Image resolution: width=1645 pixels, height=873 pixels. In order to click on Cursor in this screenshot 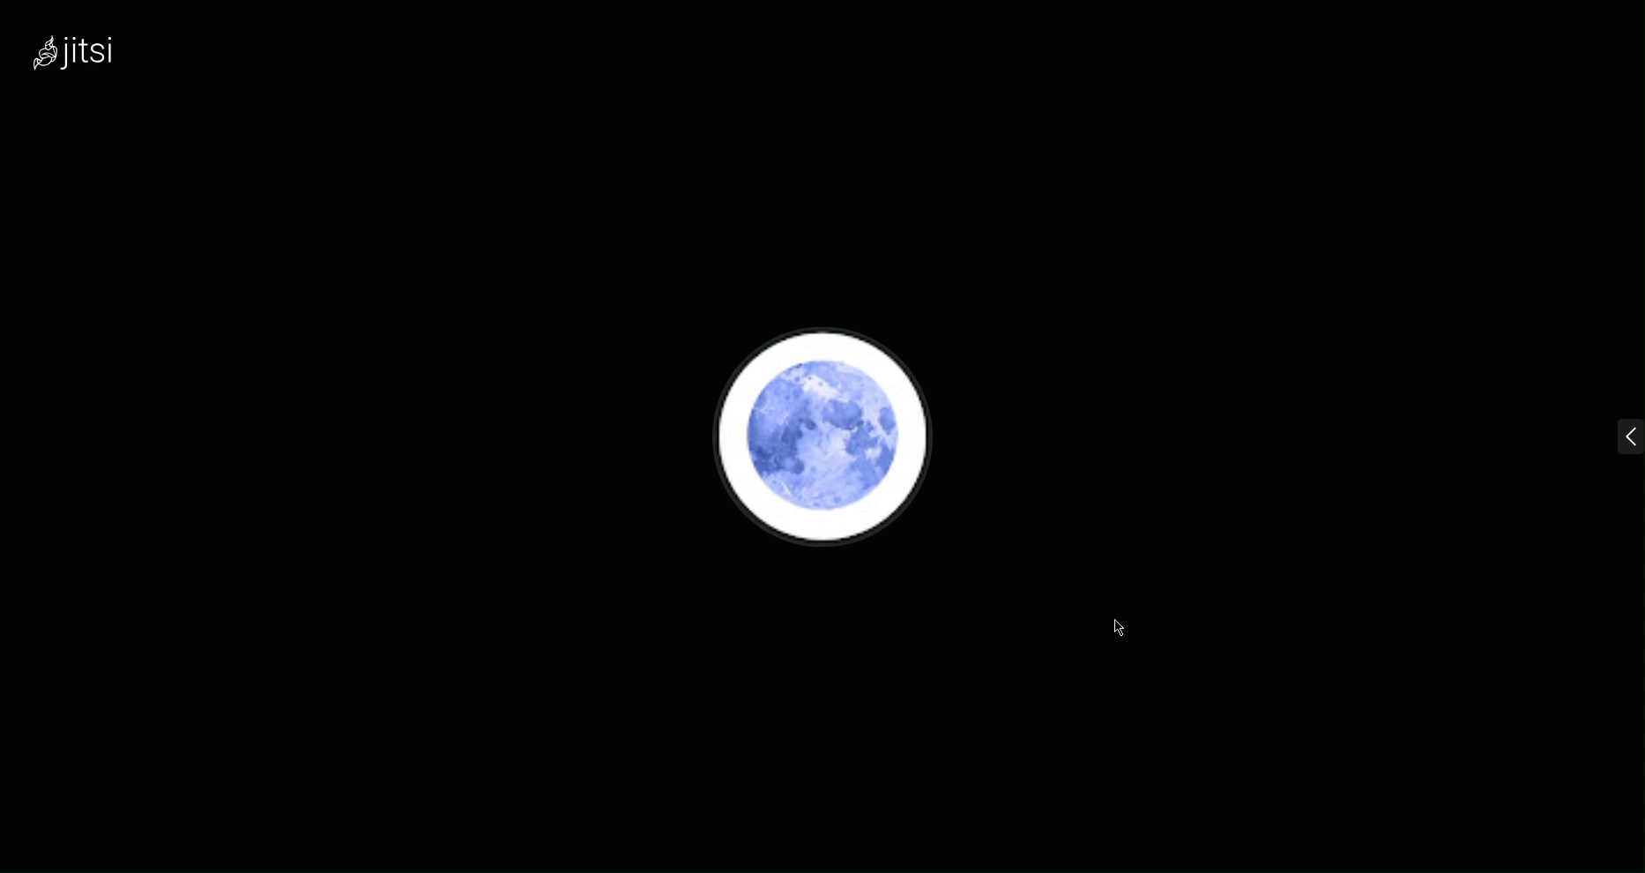, I will do `click(1116, 628)`.